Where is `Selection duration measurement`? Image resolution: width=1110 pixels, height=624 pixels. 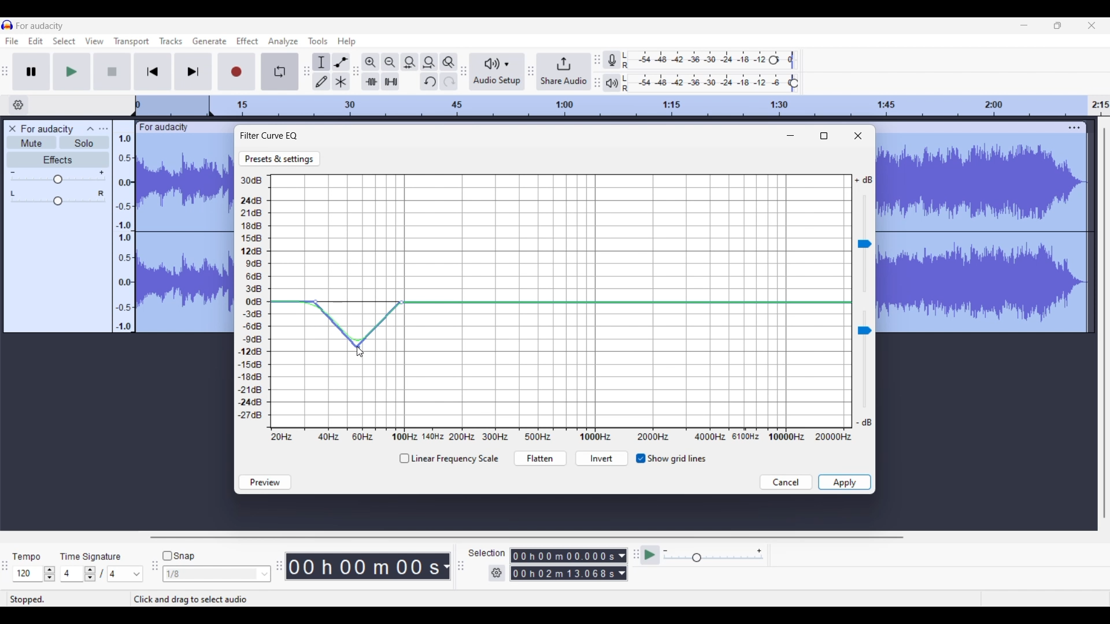 Selection duration measurement is located at coordinates (621, 564).